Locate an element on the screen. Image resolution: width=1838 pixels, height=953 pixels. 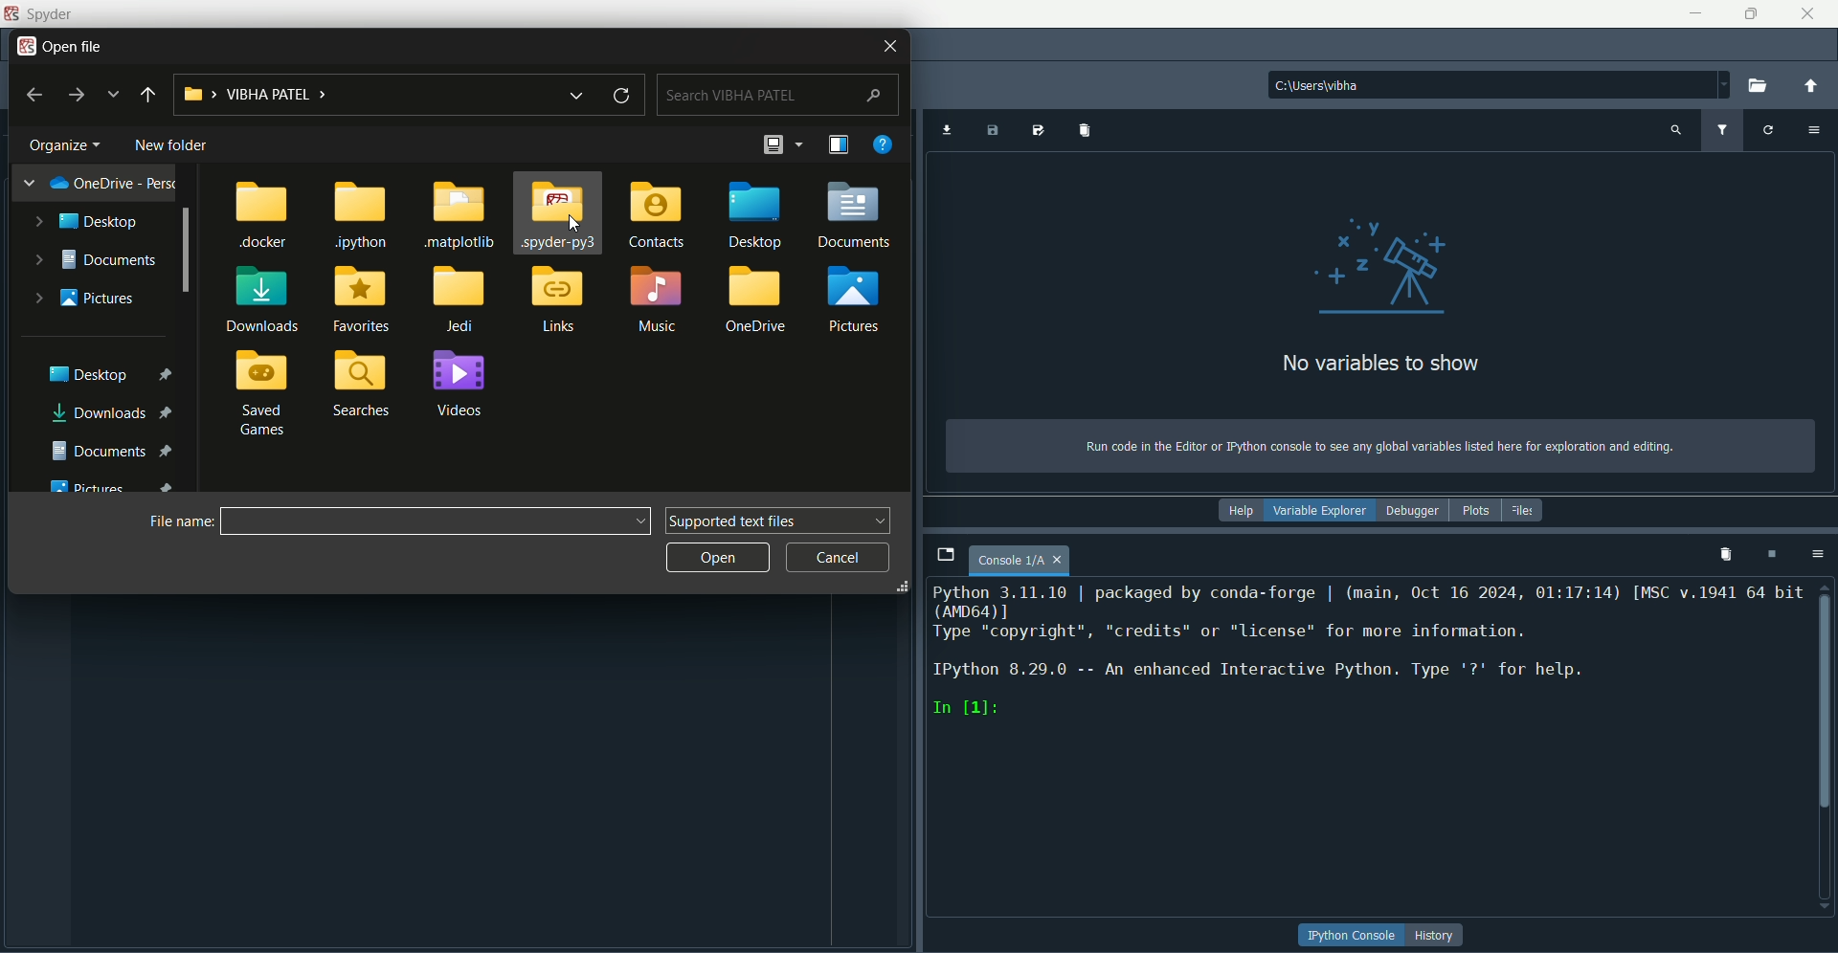
interrupt kernel is located at coordinates (1774, 555).